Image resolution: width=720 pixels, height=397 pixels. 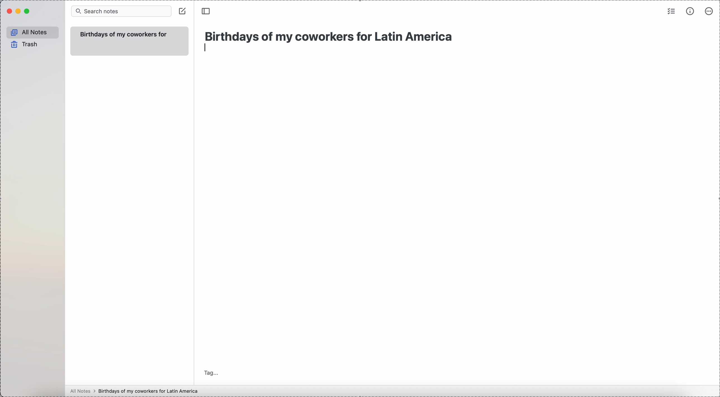 What do you see at coordinates (9, 11) in the screenshot?
I see `close Simplenote` at bounding box center [9, 11].